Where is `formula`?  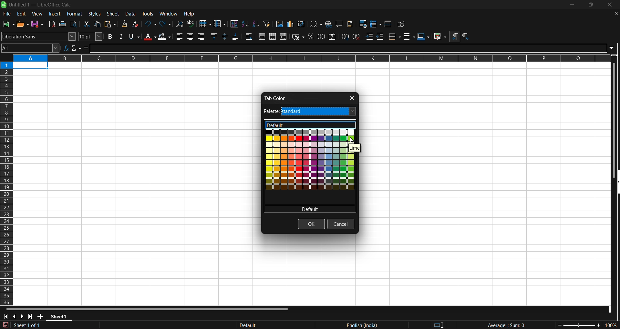 formula is located at coordinates (86, 48).